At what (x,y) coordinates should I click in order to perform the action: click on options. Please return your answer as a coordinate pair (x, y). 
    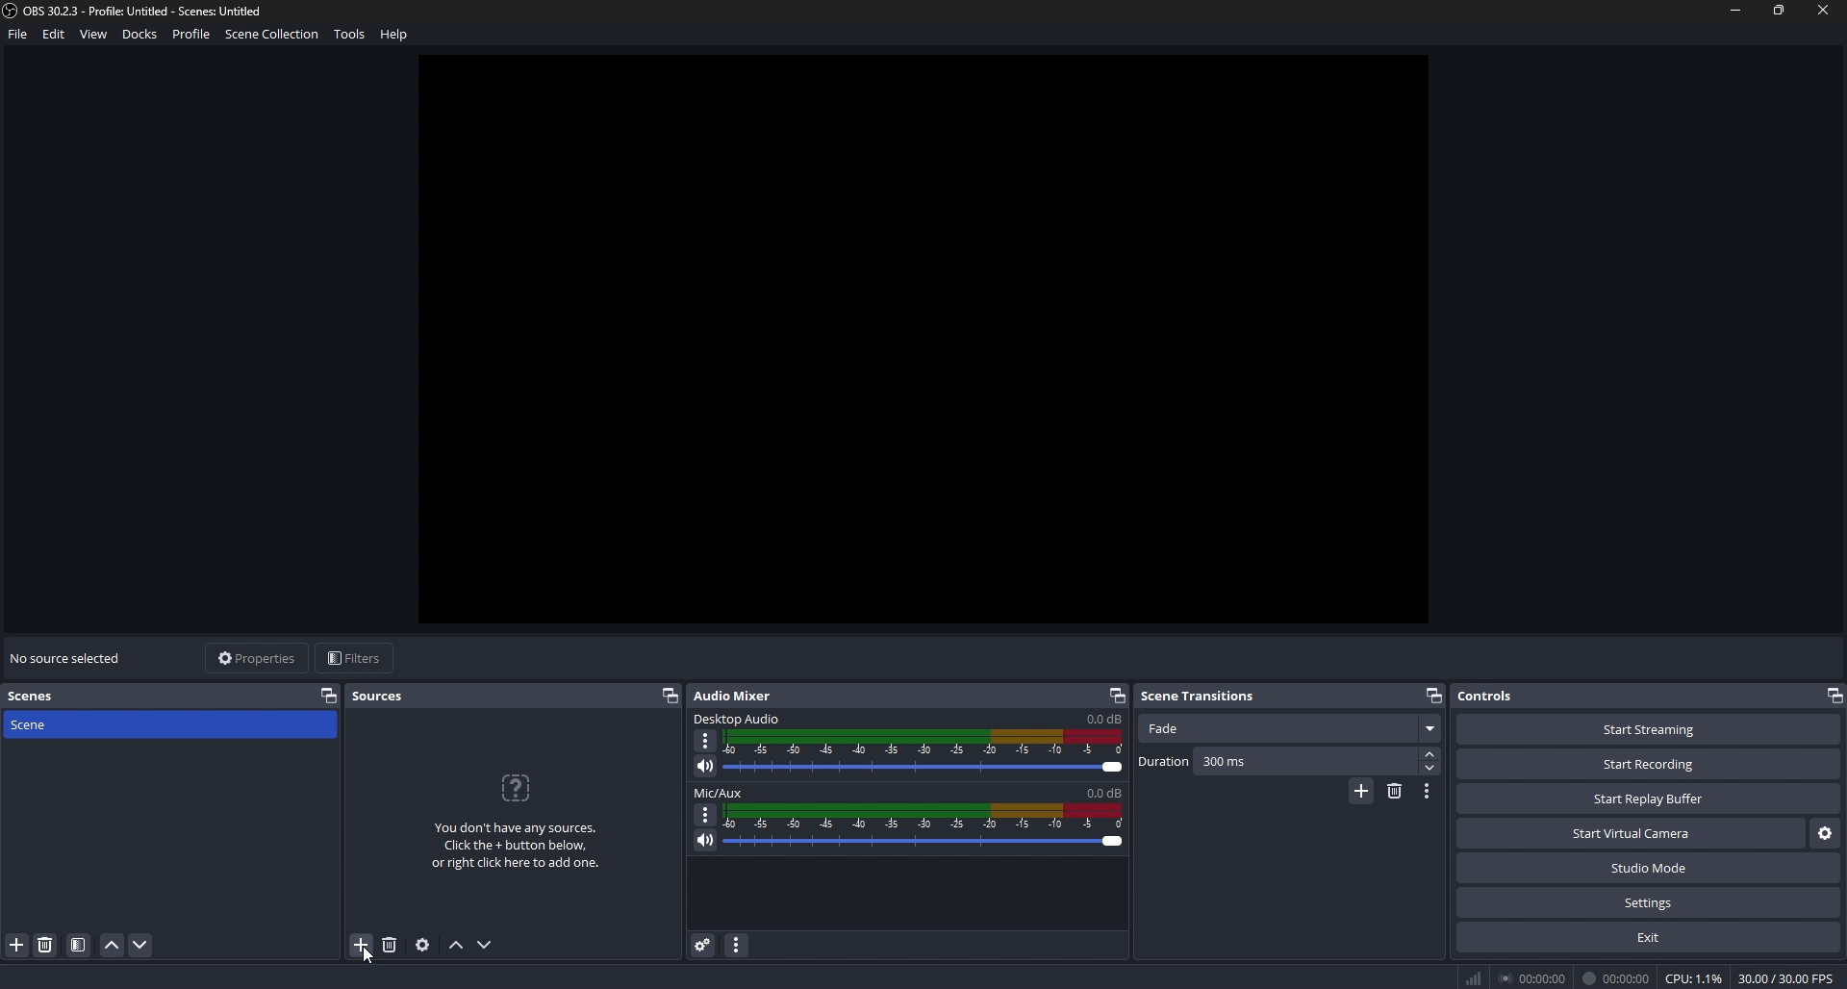
    Looking at the image, I should click on (705, 814).